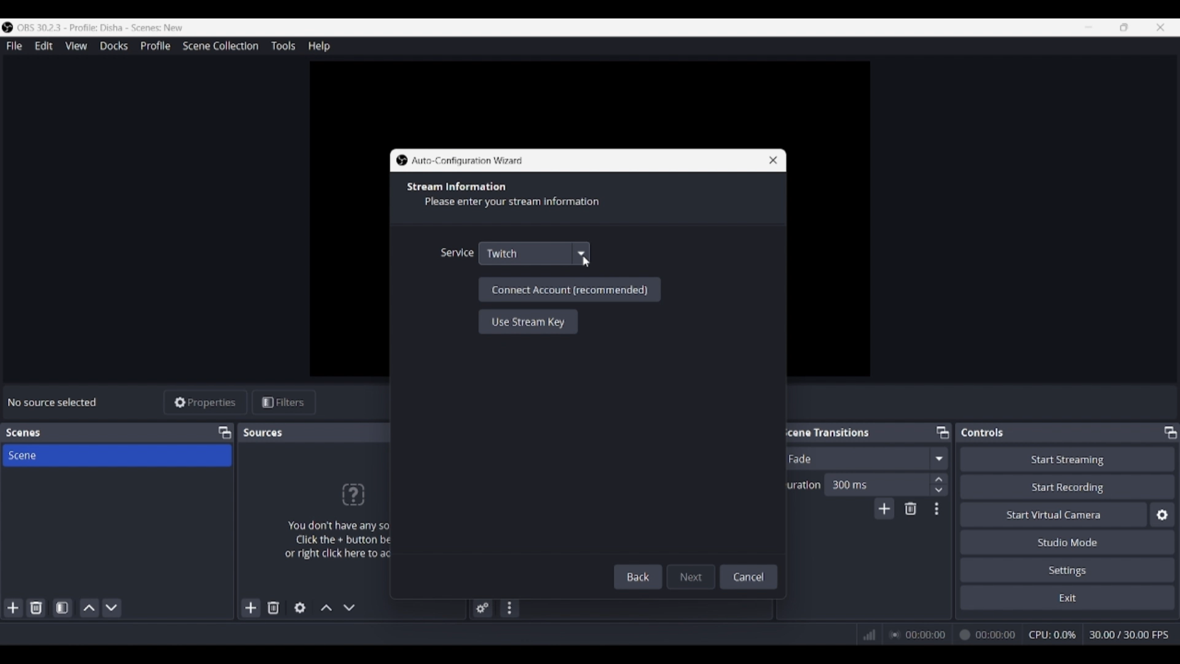 Image resolution: width=1180 pixels, height=664 pixels. I want to click on Configure virtual camera, so click(1162, 515).